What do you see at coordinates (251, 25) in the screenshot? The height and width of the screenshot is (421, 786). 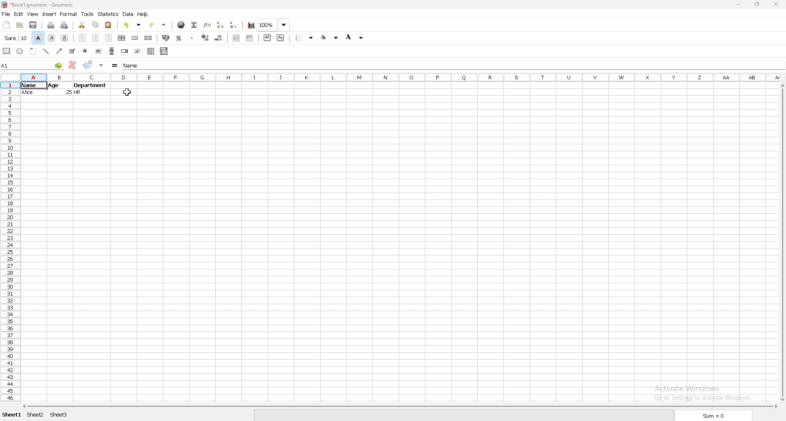 I see `chart` at bounding box center [251, 25].